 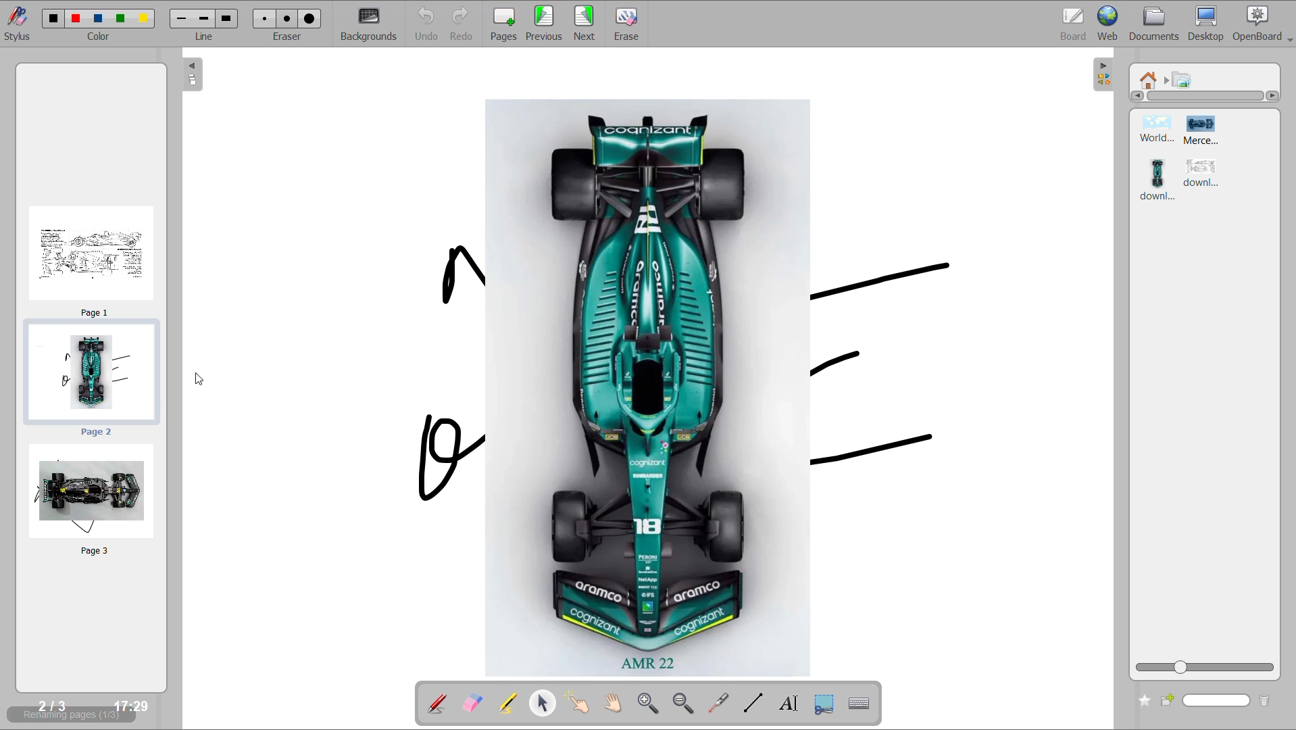 What do you see at coordinates (91, 381) in the screenshot?
I see `rearranged page 2` at bounding box center [91, 381].